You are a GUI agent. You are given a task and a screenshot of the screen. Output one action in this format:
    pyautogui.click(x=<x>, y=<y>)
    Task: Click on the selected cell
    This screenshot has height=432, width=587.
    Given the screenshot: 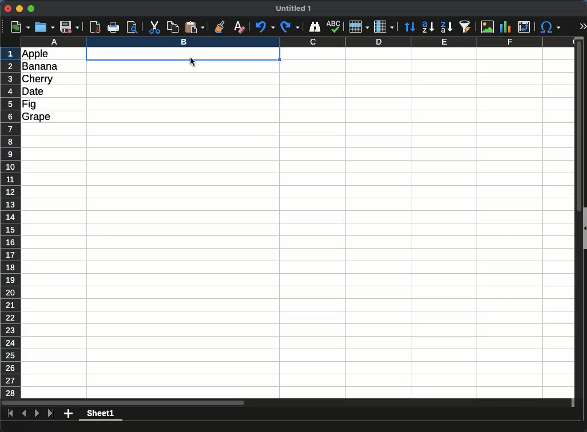 What is the action you would take?
    pyautogui.click(x=183, y=54)
    